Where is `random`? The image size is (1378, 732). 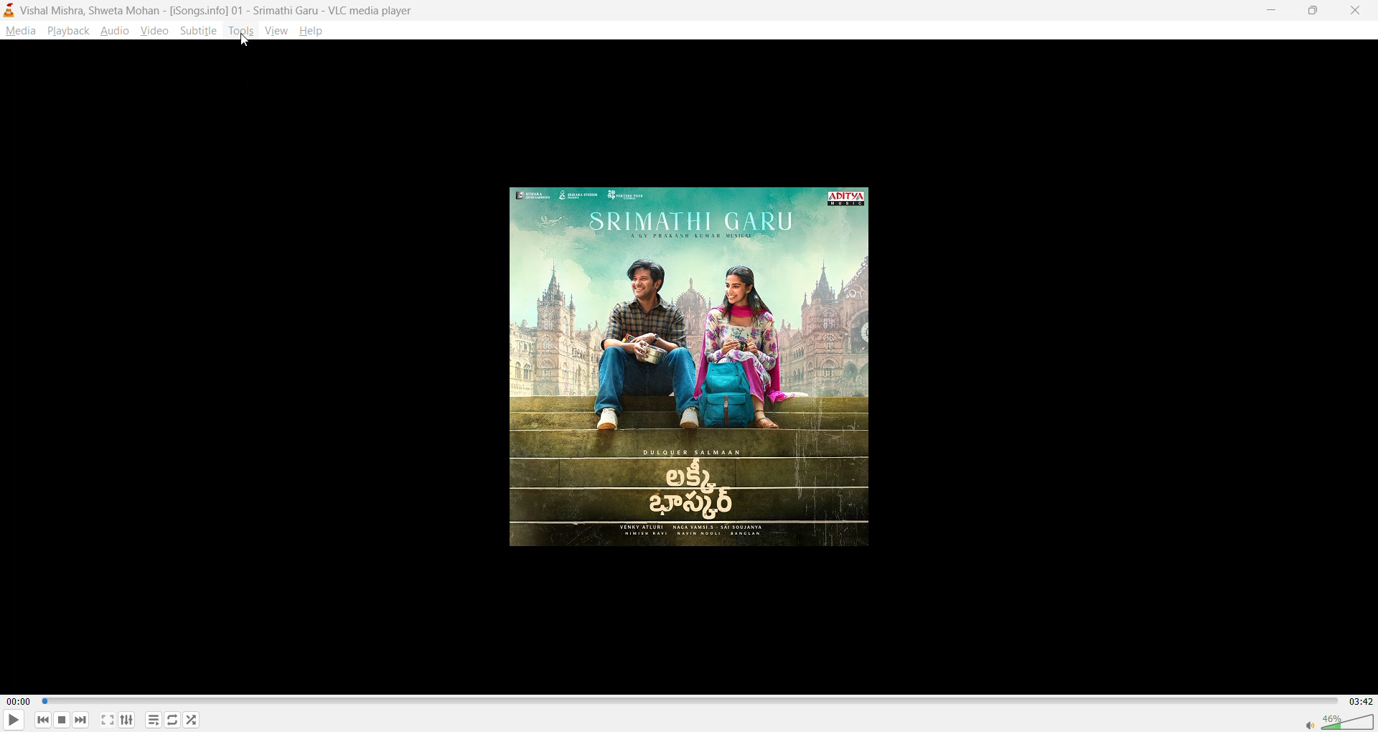 random is located at coordinates (192, 719).